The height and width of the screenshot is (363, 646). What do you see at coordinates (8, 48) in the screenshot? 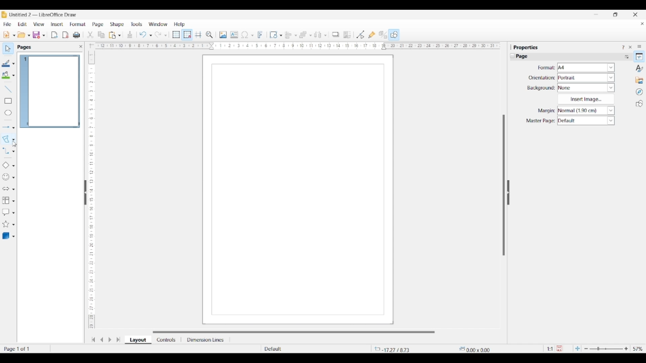
I see `Select` at bounding box center [8, 48].